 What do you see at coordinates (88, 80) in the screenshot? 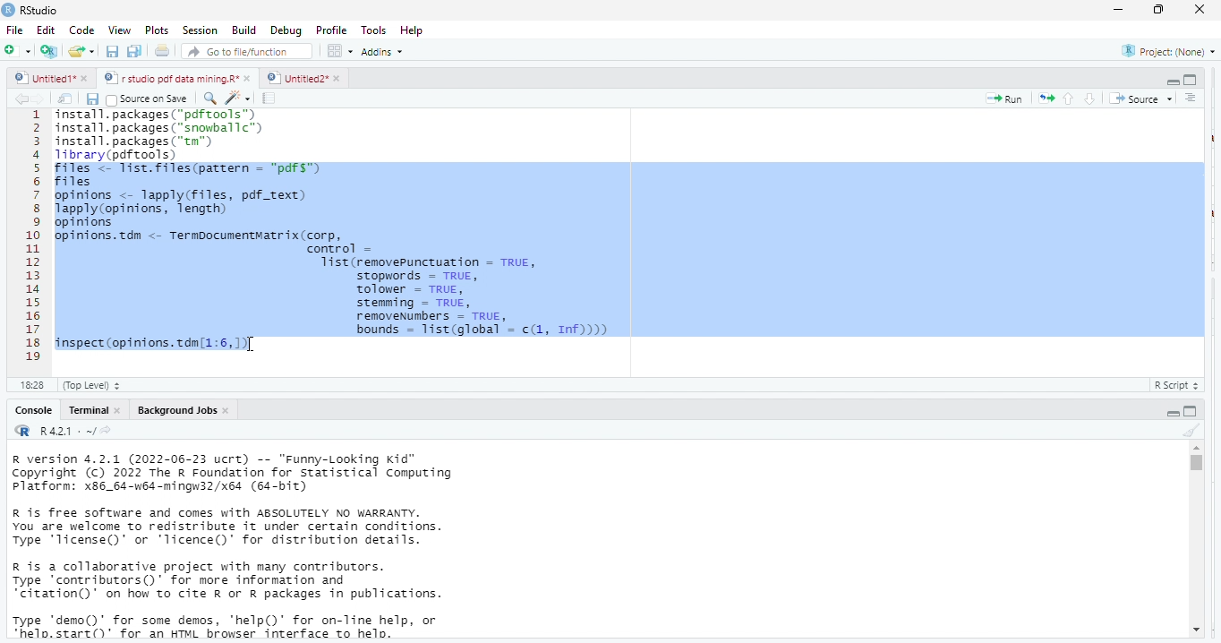
I see `close` at bounding box center [88, 80].